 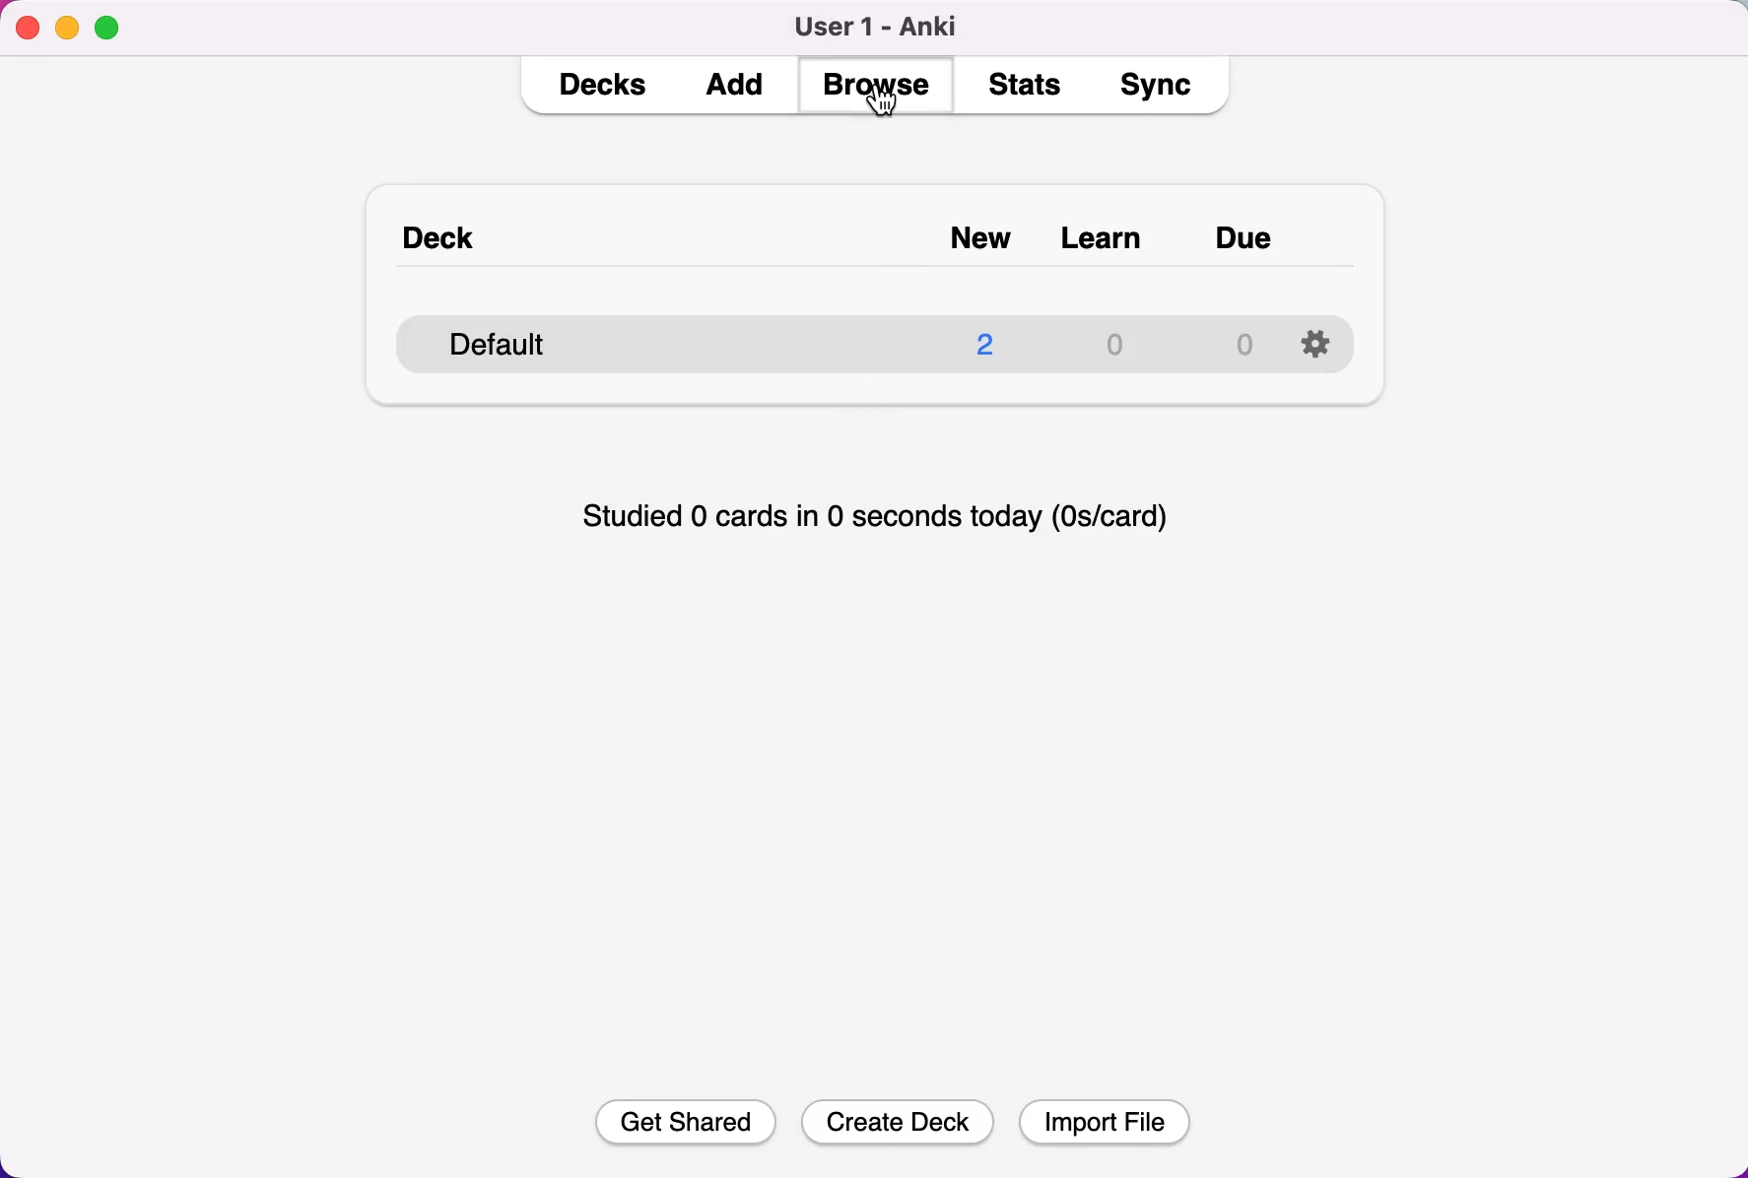 What do you see at coordinates (742, 90) in the screenshot?
I see `dd` at bounding box center [742, 90].